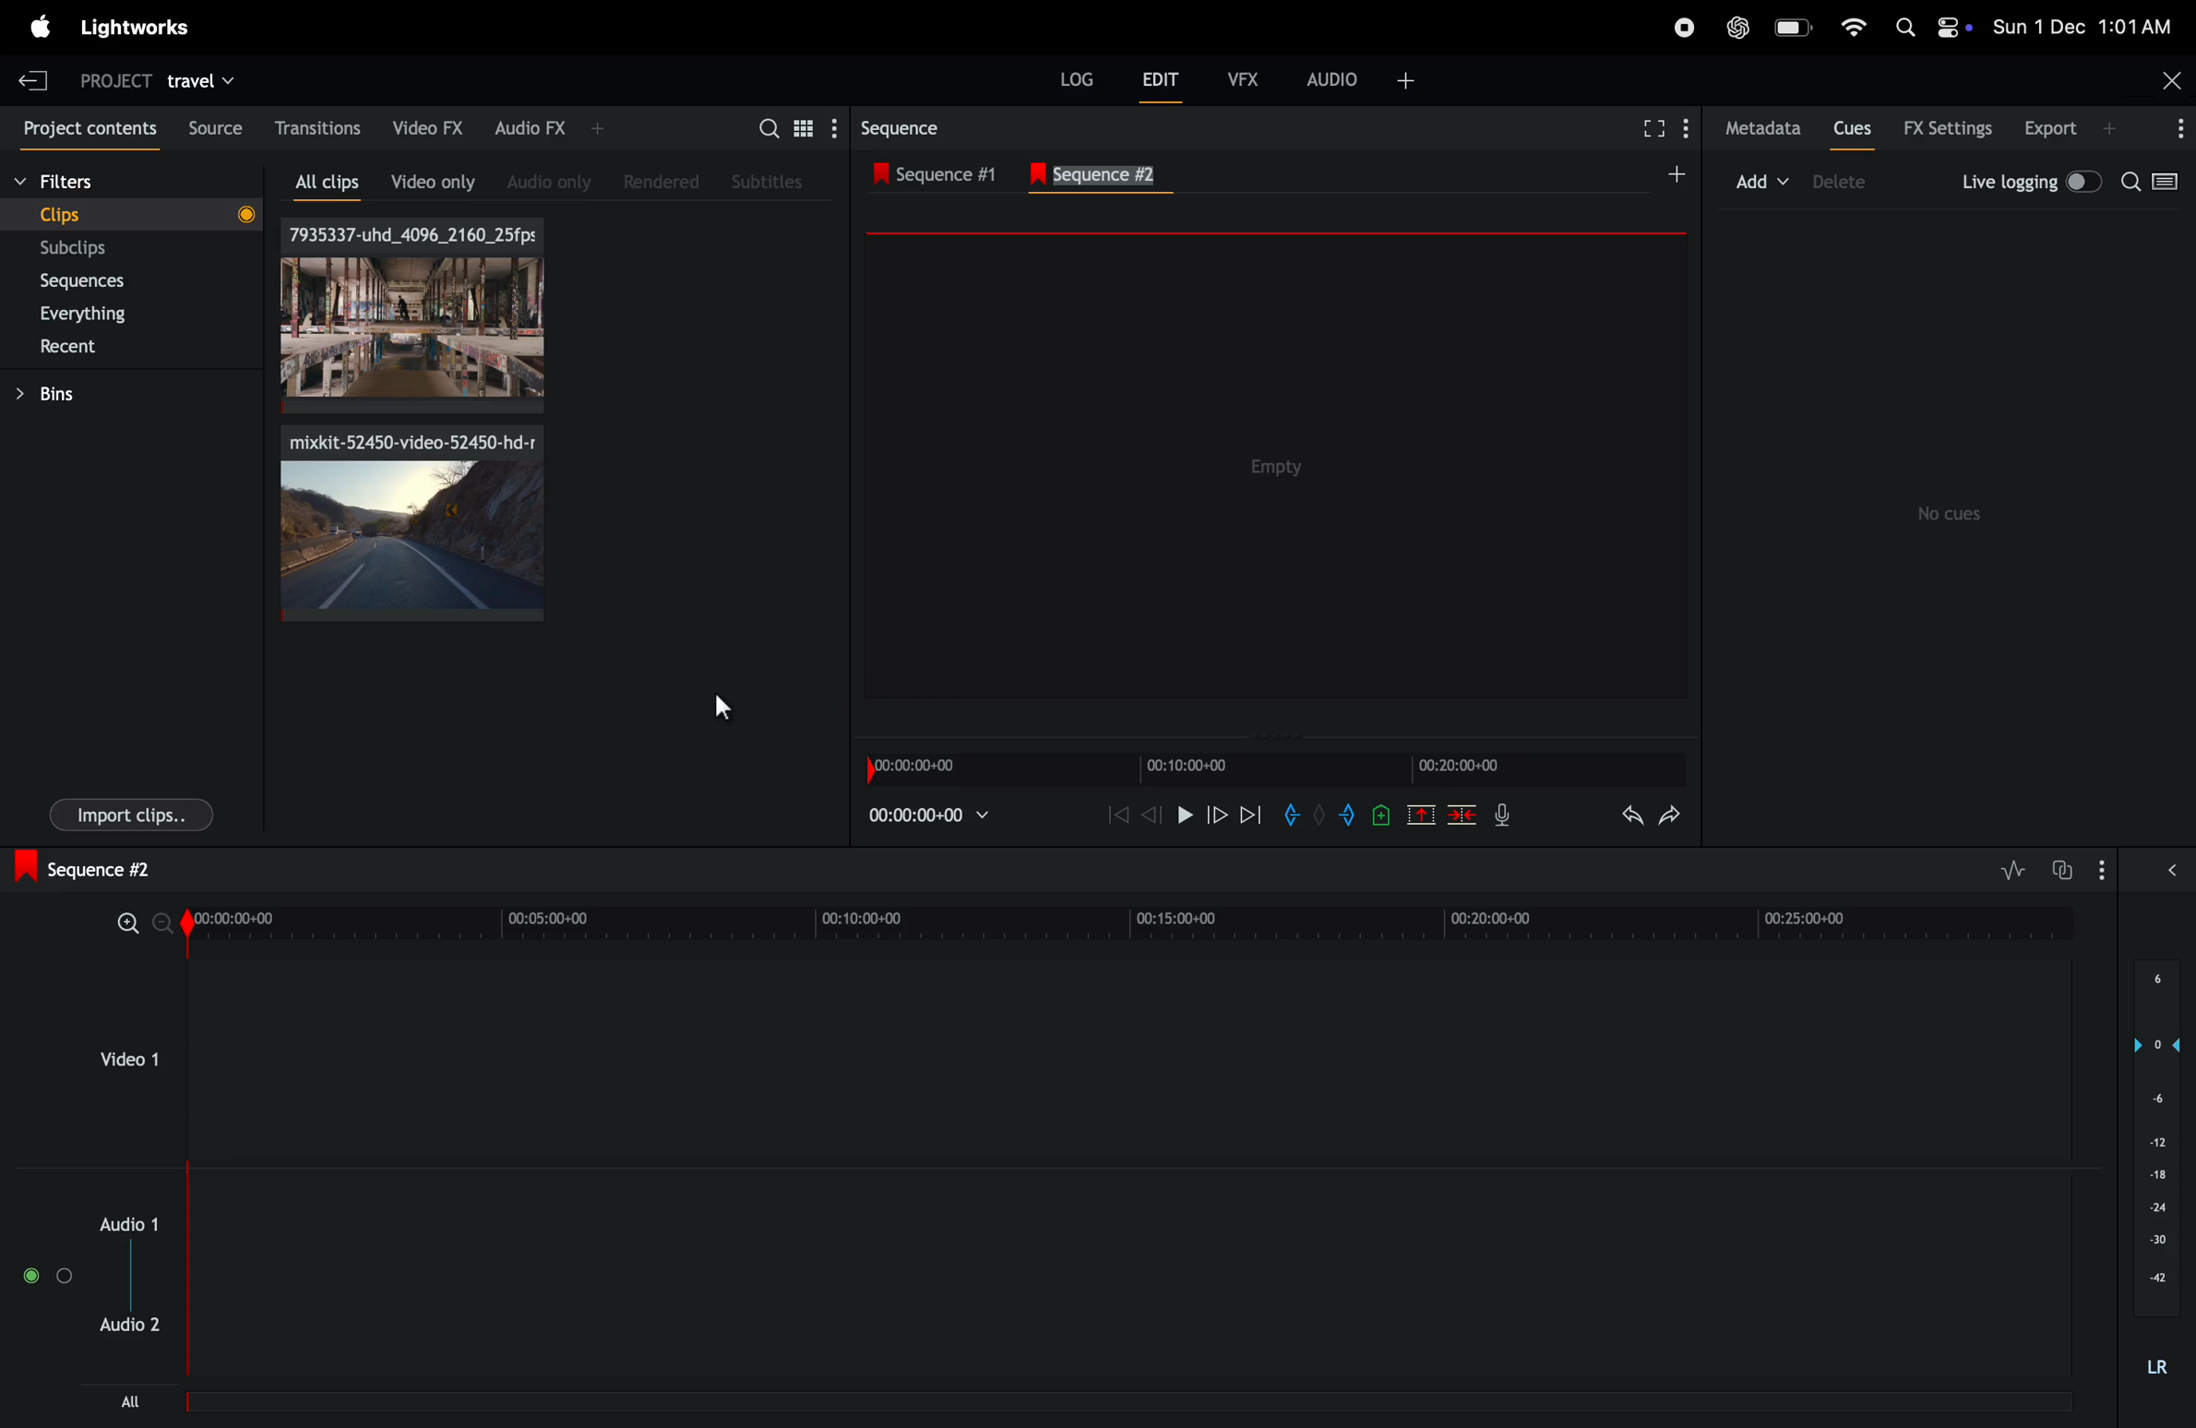  What do you see at coordinates (1421, 814) in the screenshot?
I see `cut` at bounding box center [1421, 814].